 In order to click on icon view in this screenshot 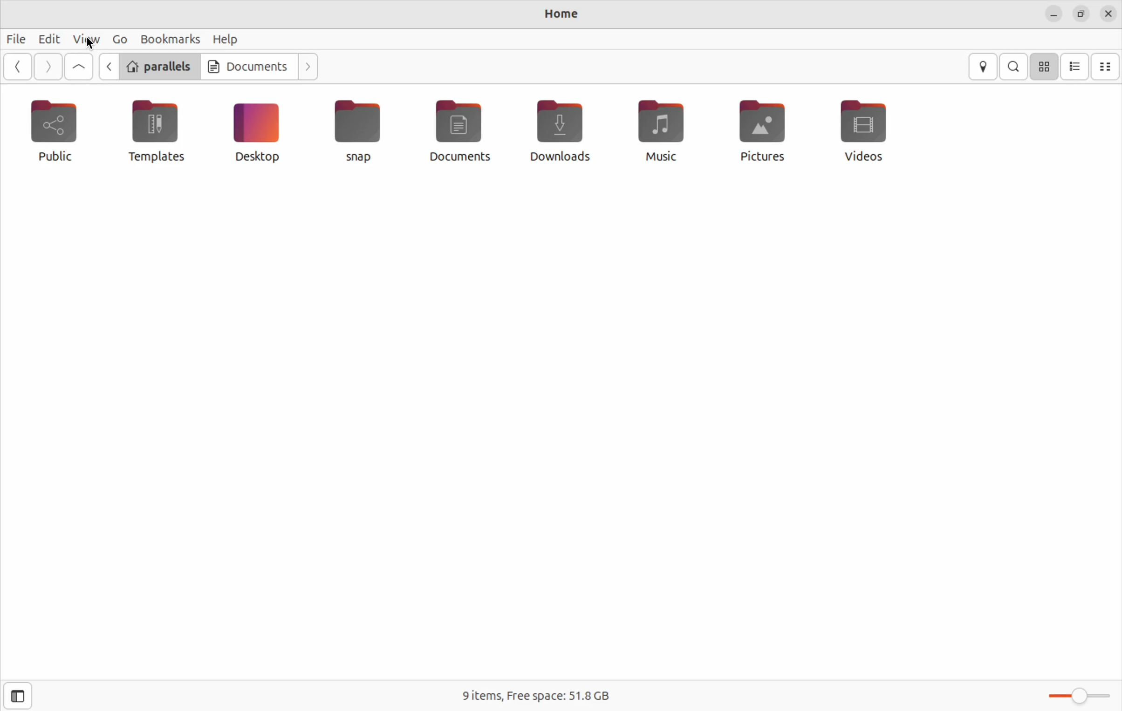, I will do `click(1044, 66)`.